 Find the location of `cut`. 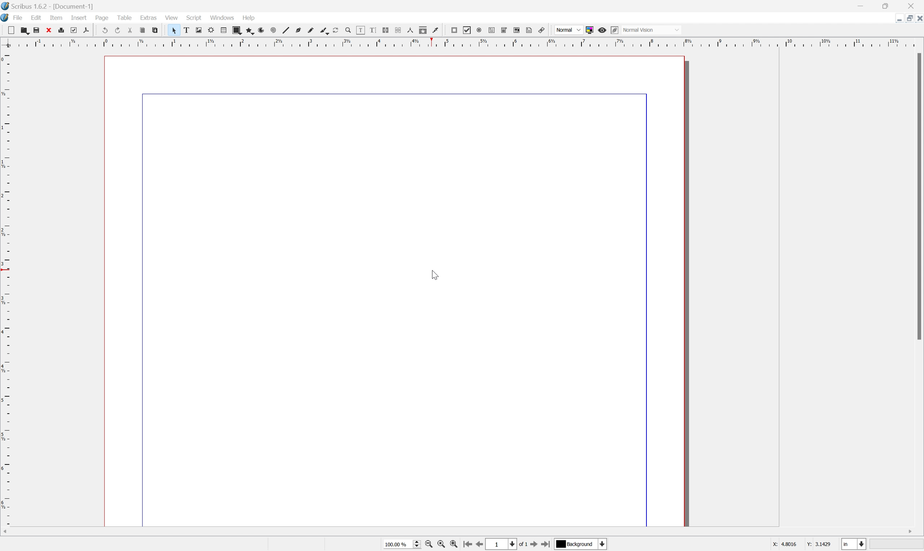

cut is located at coordinates (130, 30).